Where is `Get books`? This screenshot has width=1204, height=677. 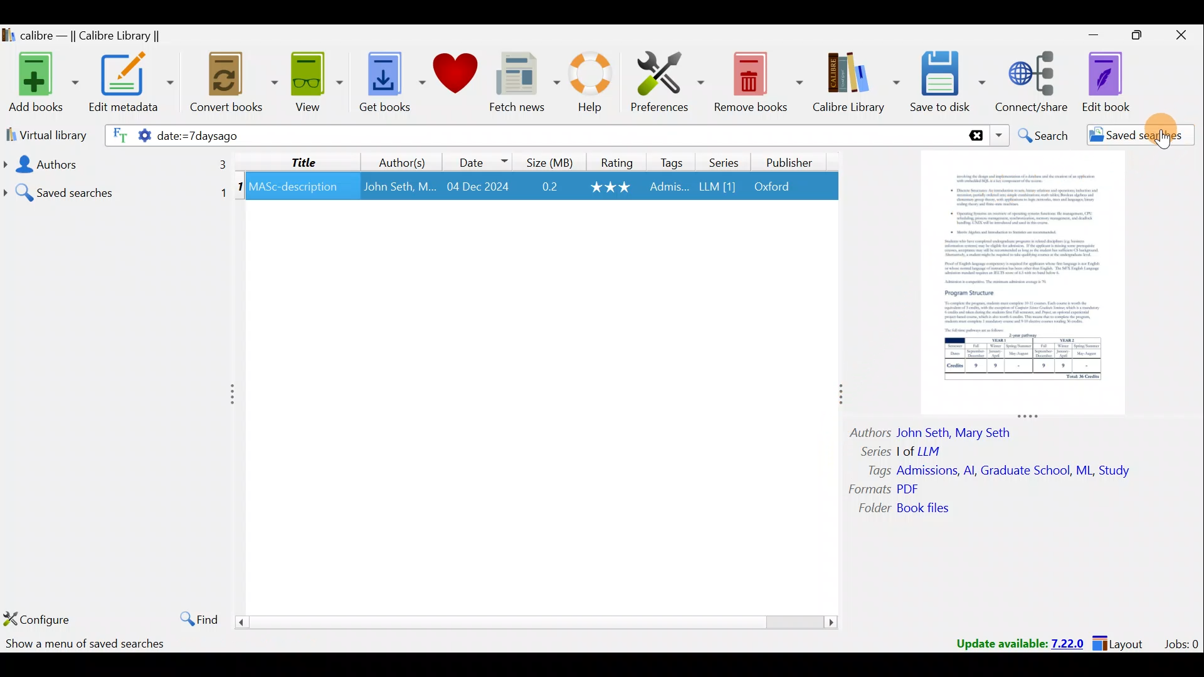
Get books is located at coordinates (387, 80).